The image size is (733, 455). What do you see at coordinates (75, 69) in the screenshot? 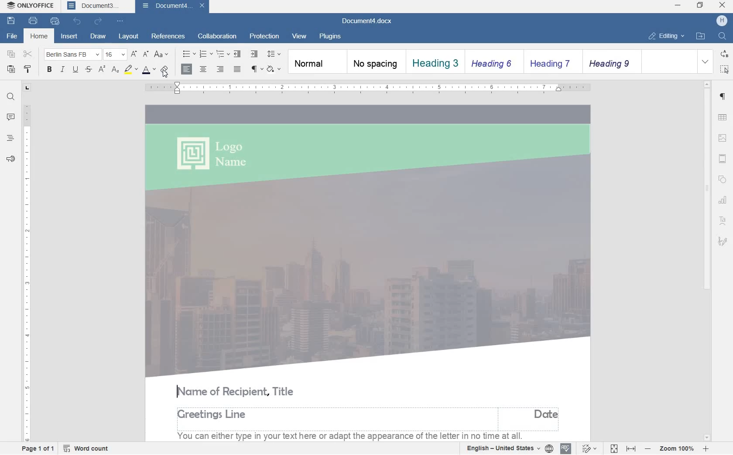
I see `underline` at bounding box center [75, 69].